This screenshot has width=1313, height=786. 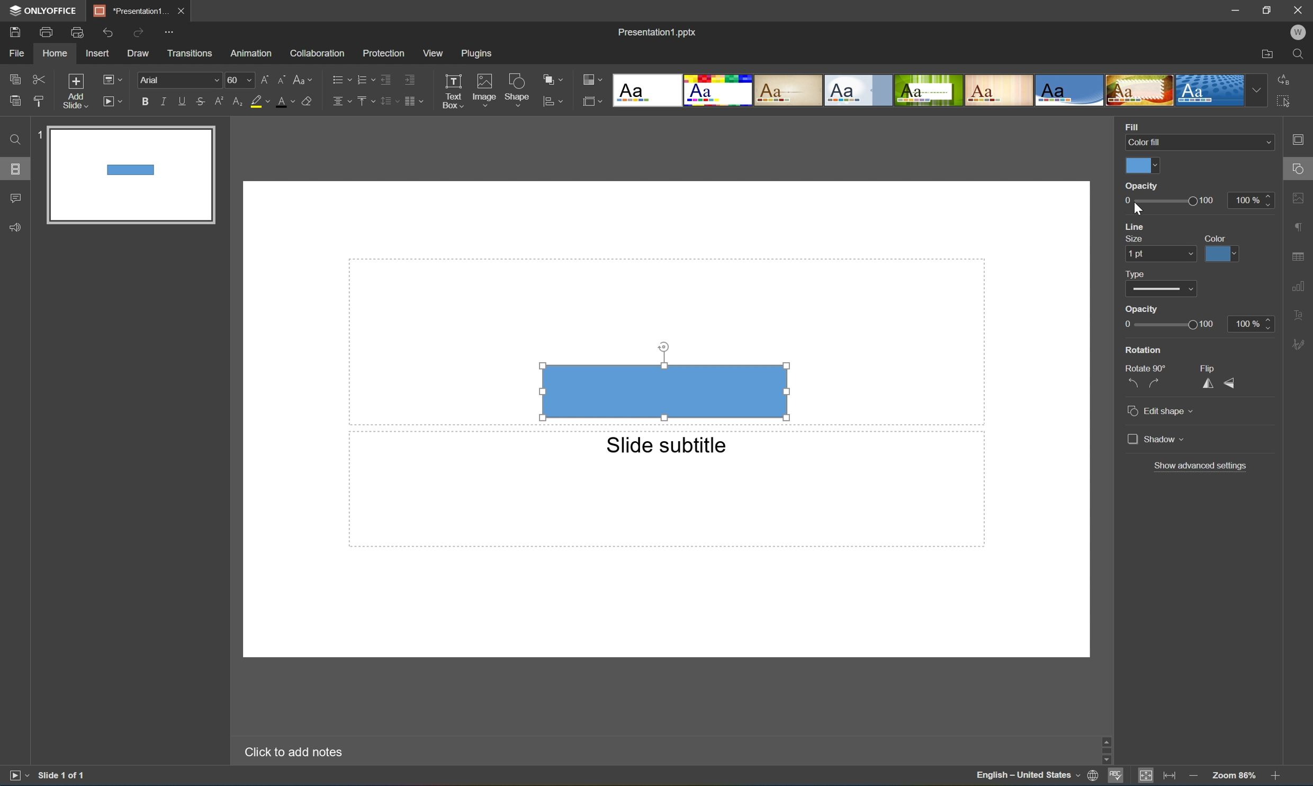 What do you see at coordinates (1156, 439) in the screenshot?
I see `Shadow` at bounding box center [1156, 439].